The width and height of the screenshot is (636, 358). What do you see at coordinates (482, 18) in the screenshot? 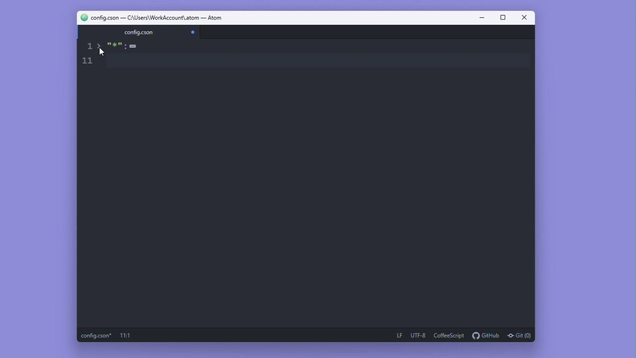
I see `Minimise` at bounding box center [482, 18].